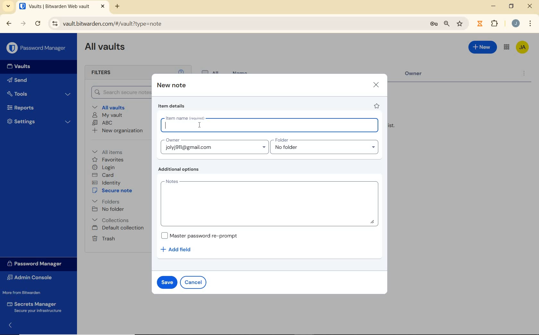 This screenshot has width=539, height=335. What do you see at coordinates (447, 24) in the screenshot?
I see `zoom` at bounding box center [447, 24].